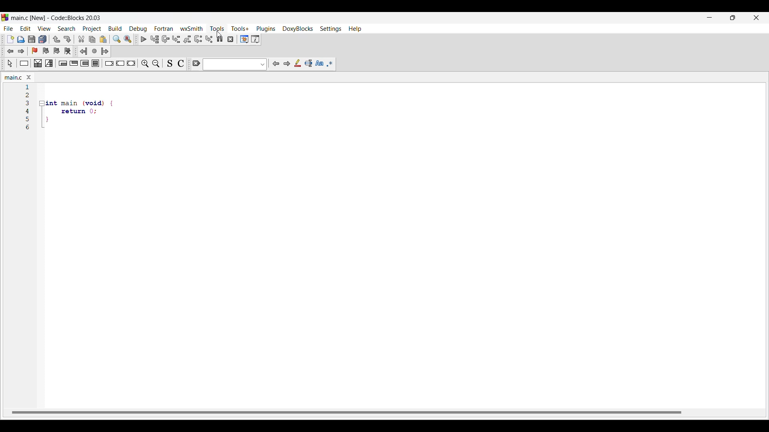 This screenshot has height=432, width=769. What do you see at coordinates (198, 39) in the screenshot?
I see `Next instruction` at bounding box center [198, 39].